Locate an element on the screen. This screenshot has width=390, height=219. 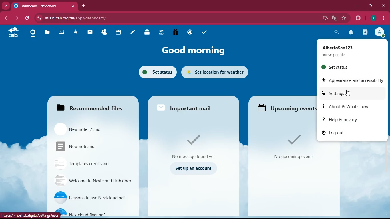
help & privacy is located at coordinates (351, 120).